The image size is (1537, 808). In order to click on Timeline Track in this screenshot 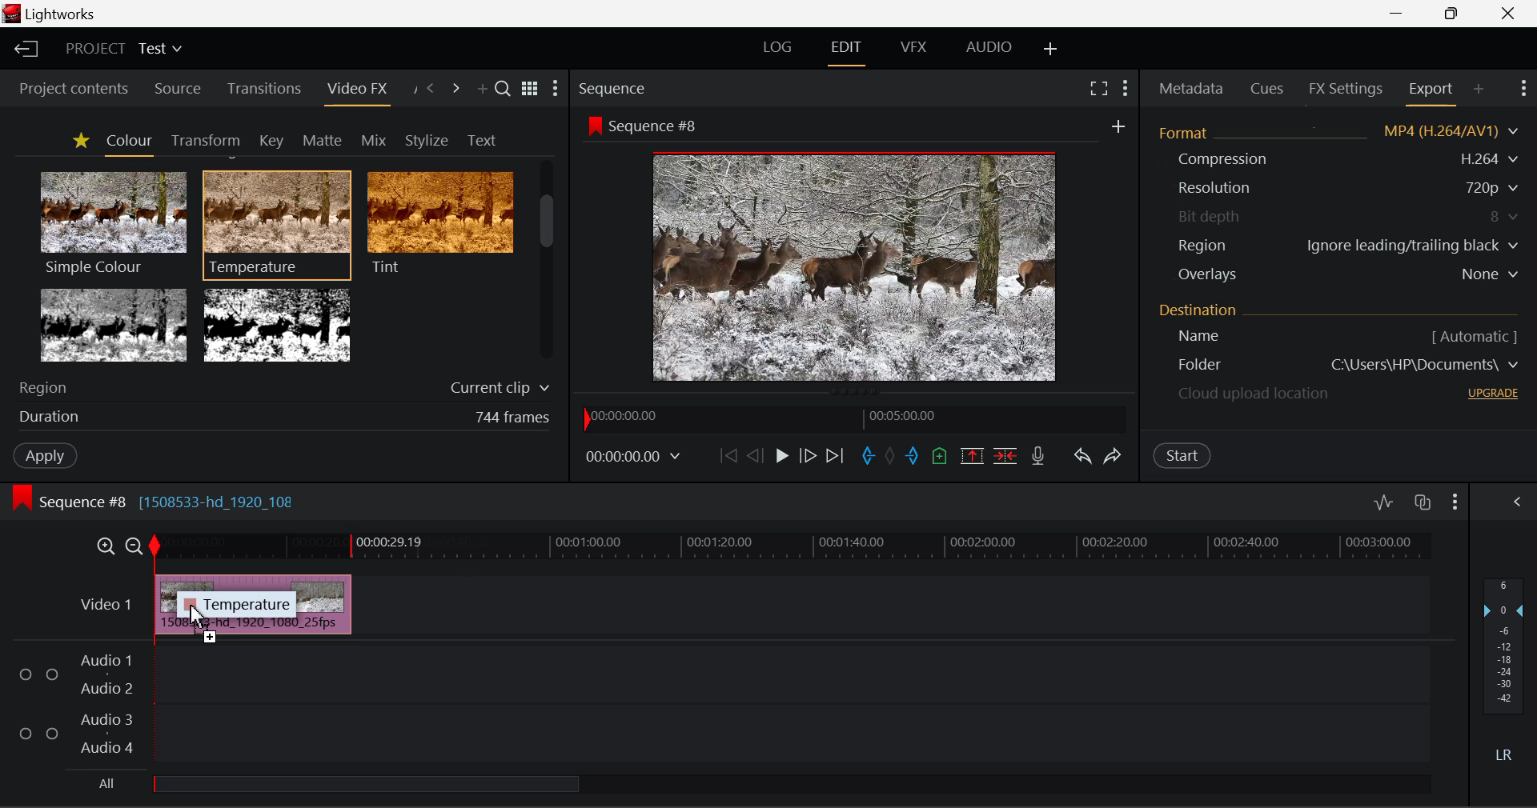, I will do `click(794, 547)`.